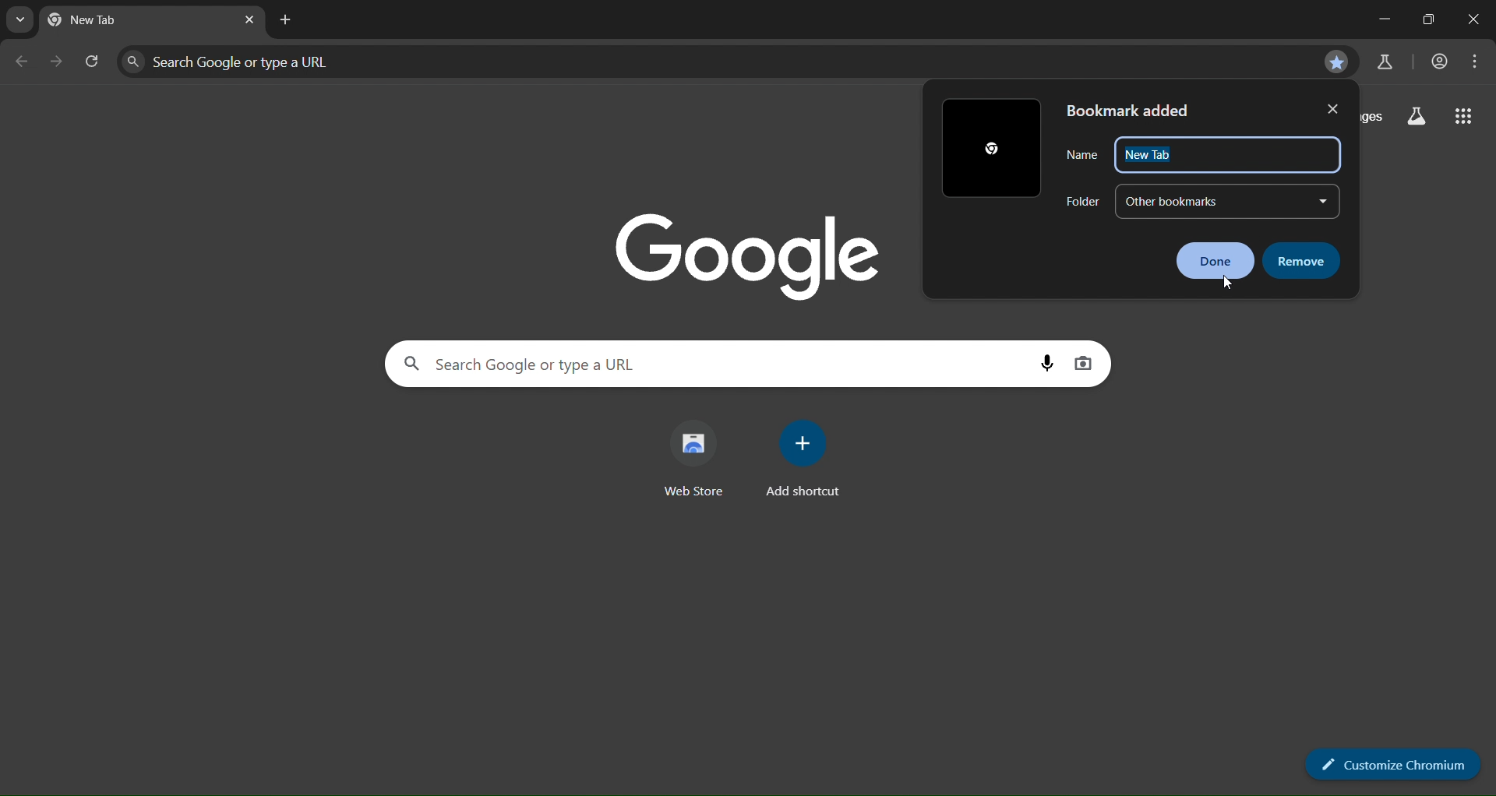 This screenshot has height=796, width=1496. What do you see at coordinates (1419, 117) in the screenshot?
I see `search labs` at bounding box center [1419, 117].